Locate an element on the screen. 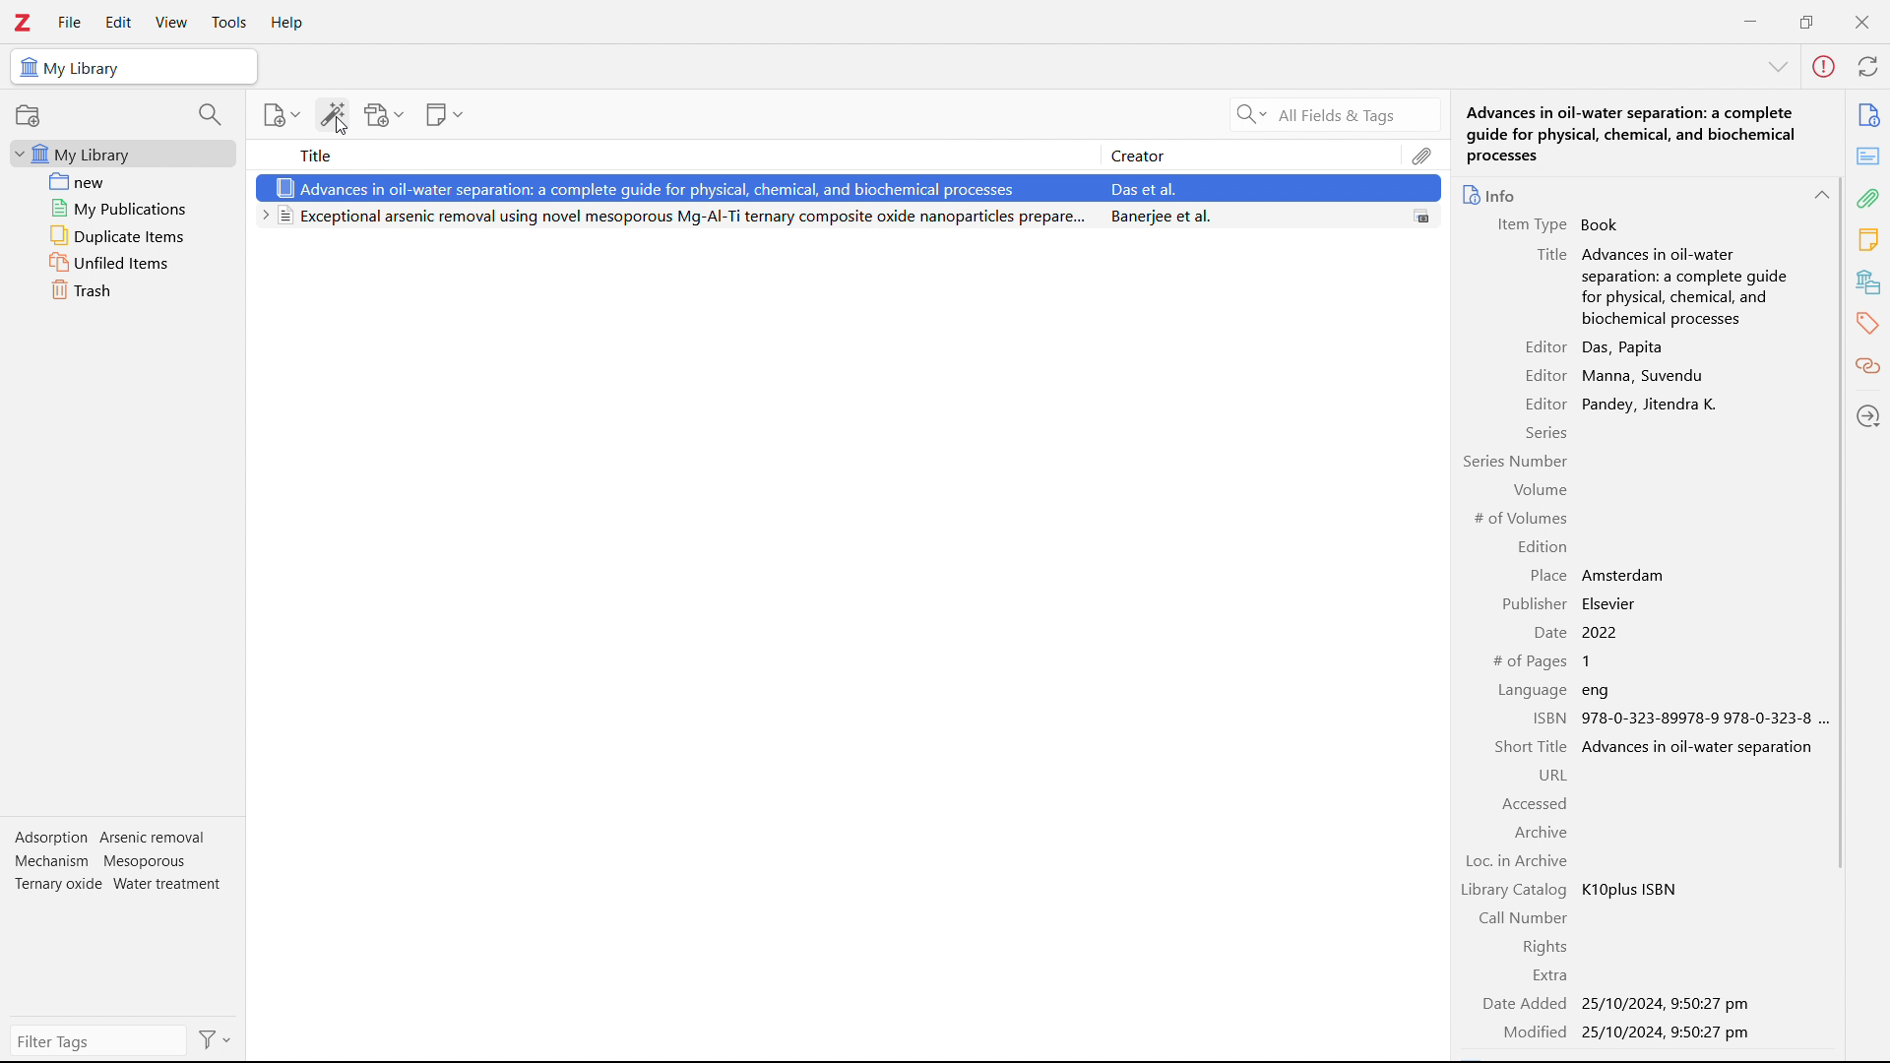 The width and height of the screenshot is (1890, 1063). More is located at coordinates (1778, 68).